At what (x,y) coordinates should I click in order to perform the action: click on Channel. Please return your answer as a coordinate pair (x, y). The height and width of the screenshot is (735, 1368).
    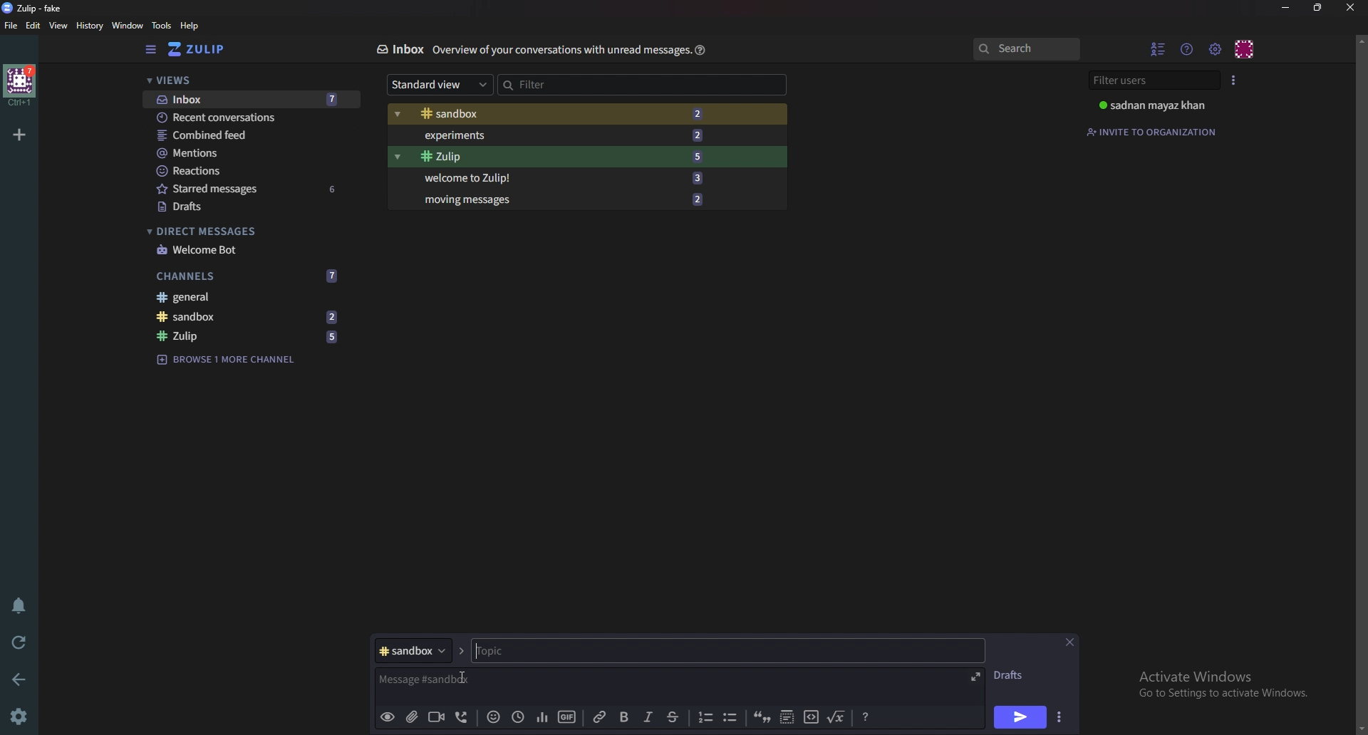
    Looking at the image, I should click on (413, 650).